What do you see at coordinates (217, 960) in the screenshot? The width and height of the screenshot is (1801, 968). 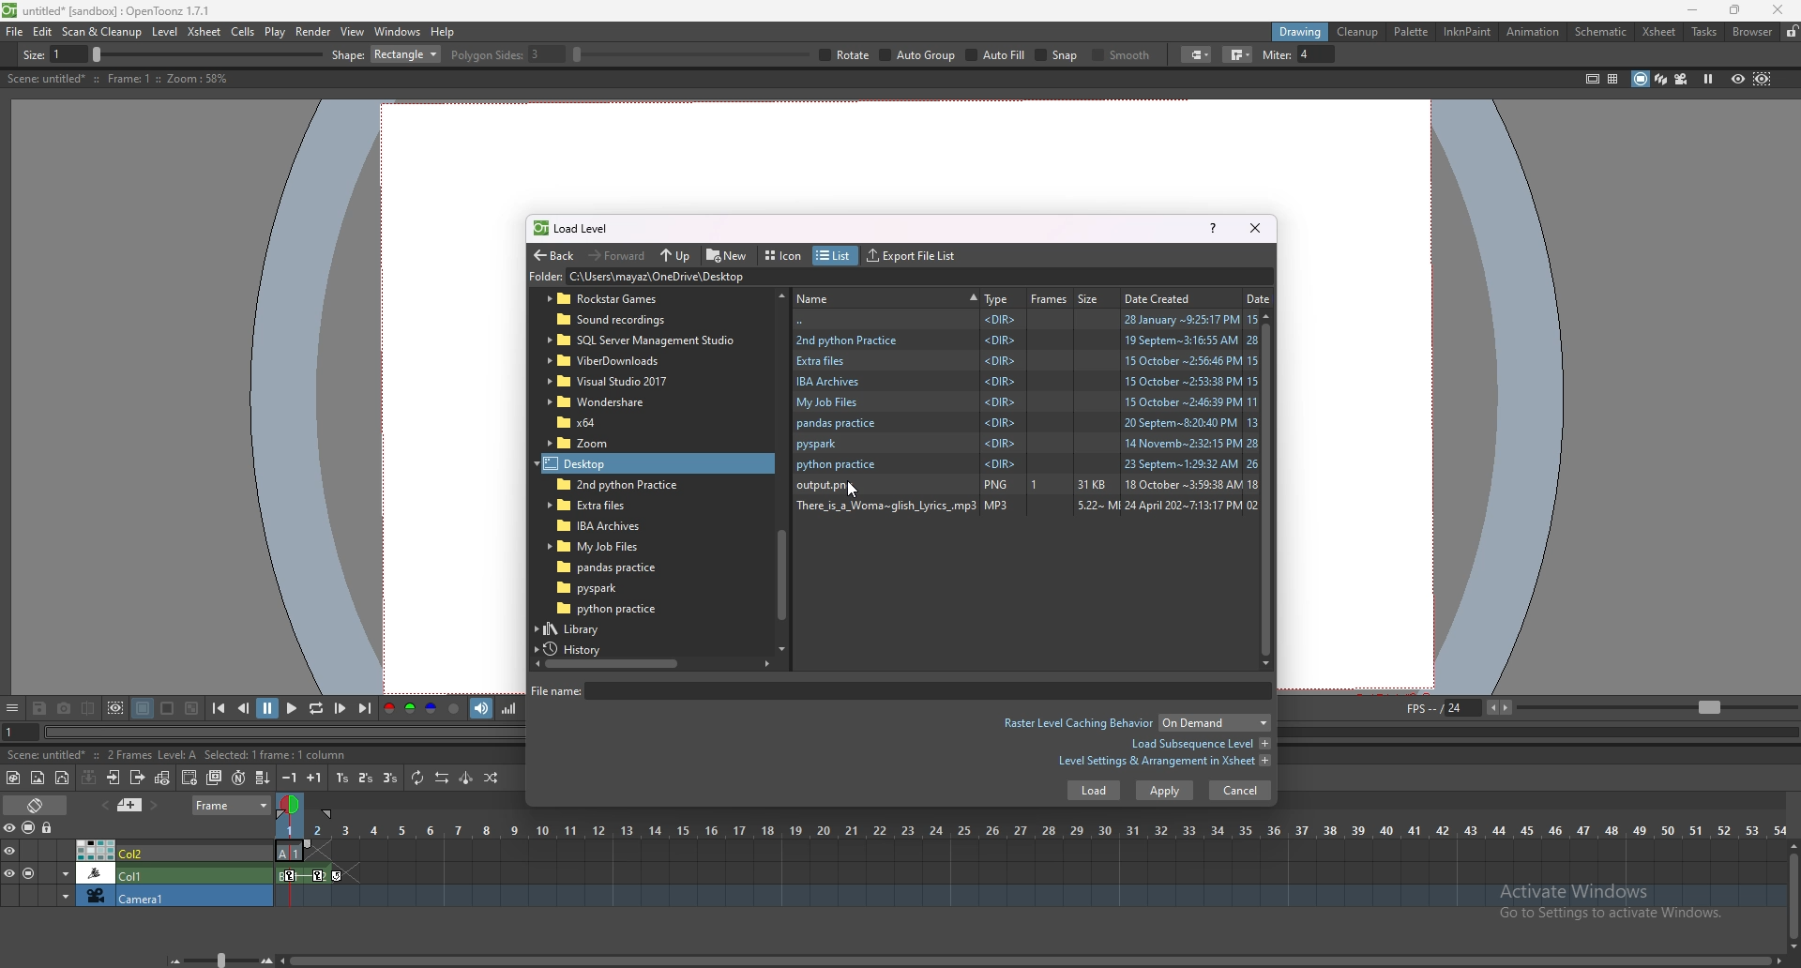 I see `zoom` at bounding box center [217, 960].